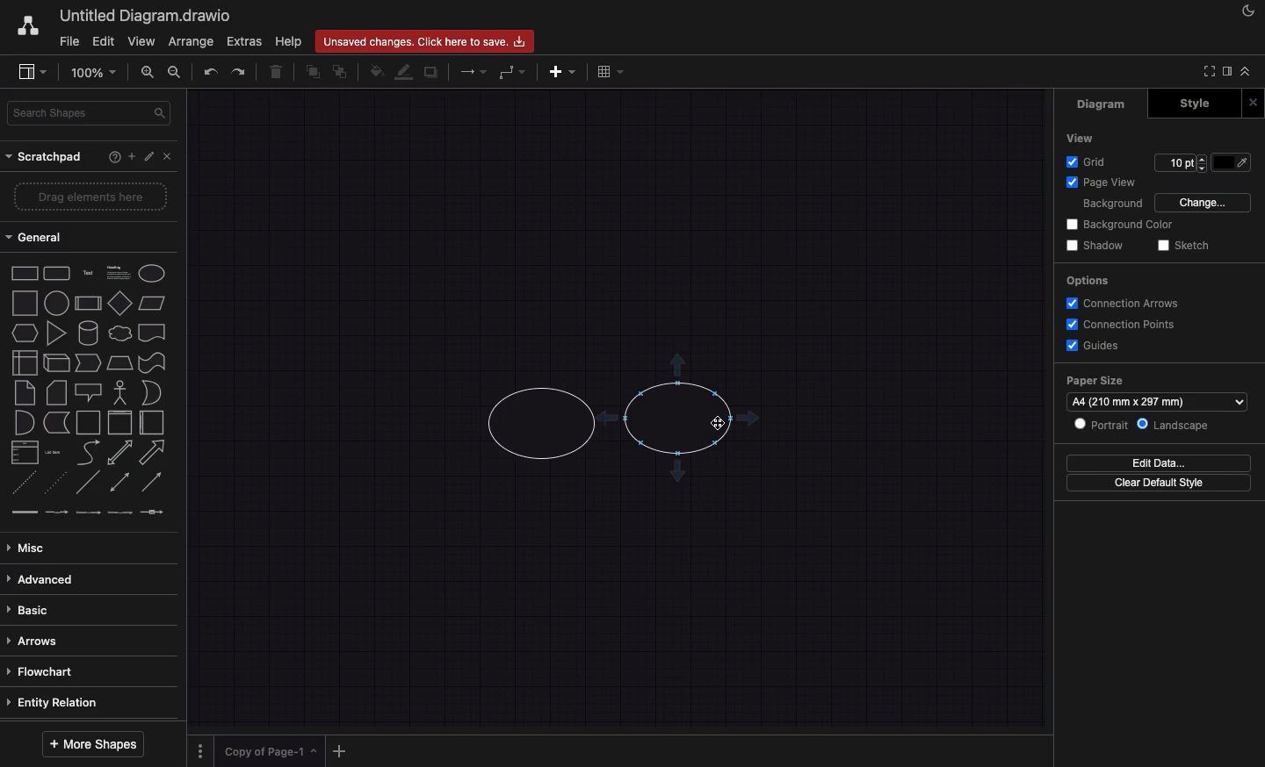  What do you see at coordinates (36, 236) in the screenshot?
I see `general` at bounding box center [36, 236].